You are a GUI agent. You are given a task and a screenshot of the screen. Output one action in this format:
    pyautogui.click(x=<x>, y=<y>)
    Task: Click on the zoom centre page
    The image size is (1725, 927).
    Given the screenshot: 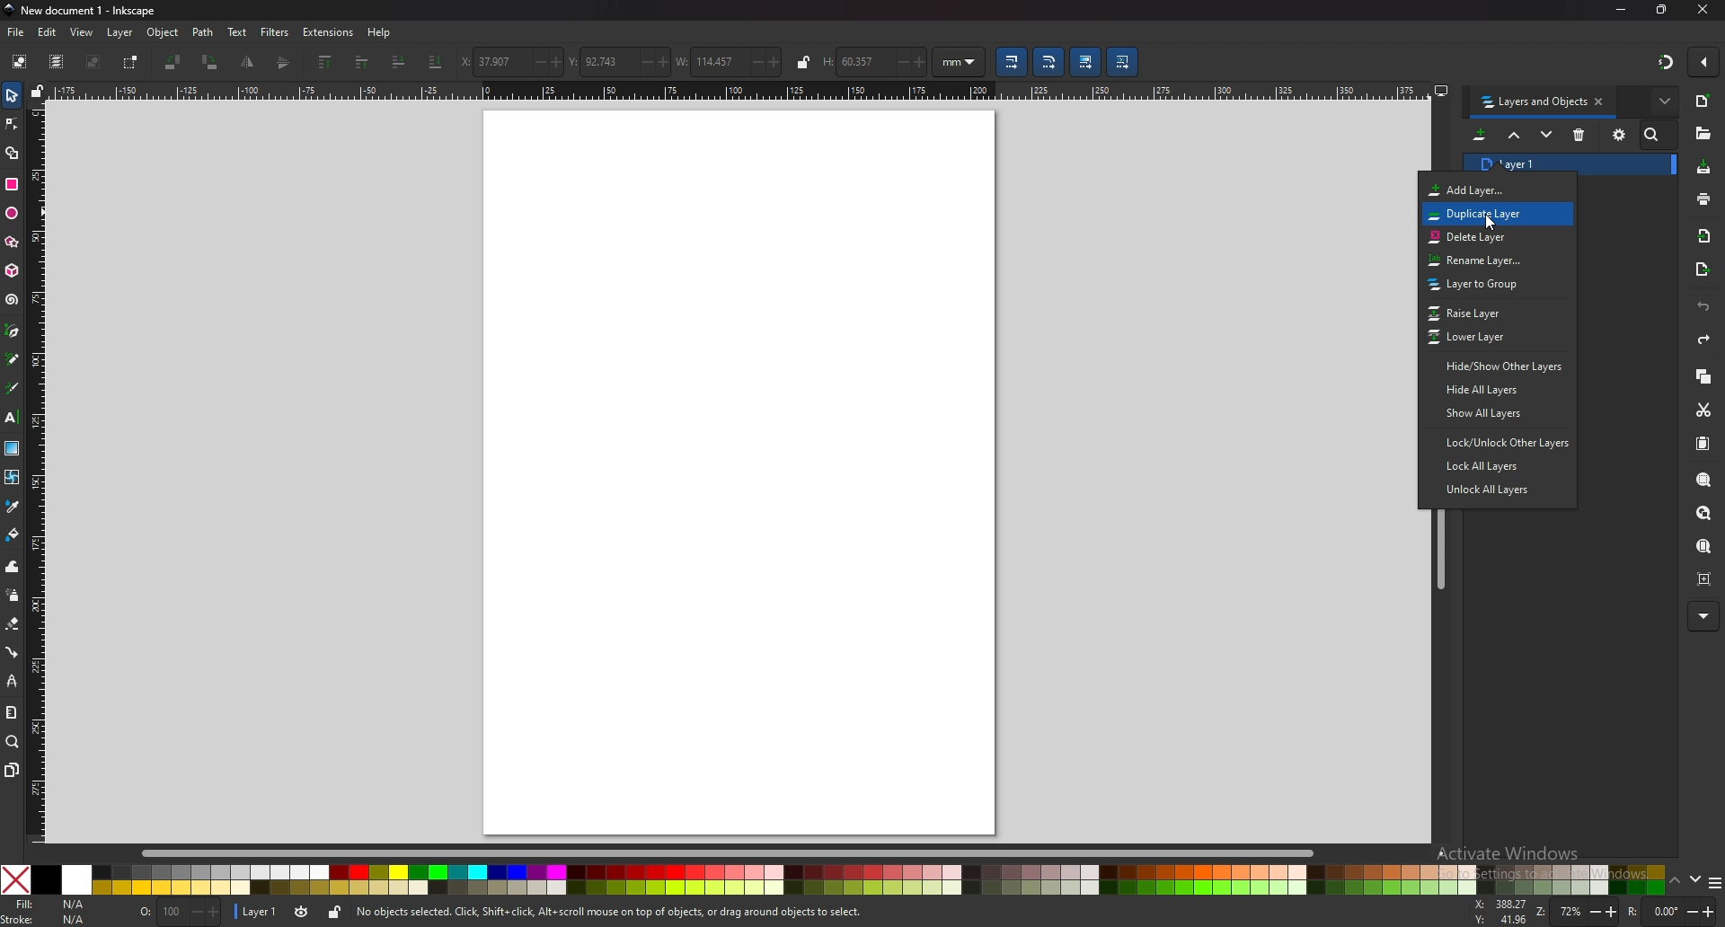 What is the action you would take?
    pyautogui.click(x=1705, y=579)
    